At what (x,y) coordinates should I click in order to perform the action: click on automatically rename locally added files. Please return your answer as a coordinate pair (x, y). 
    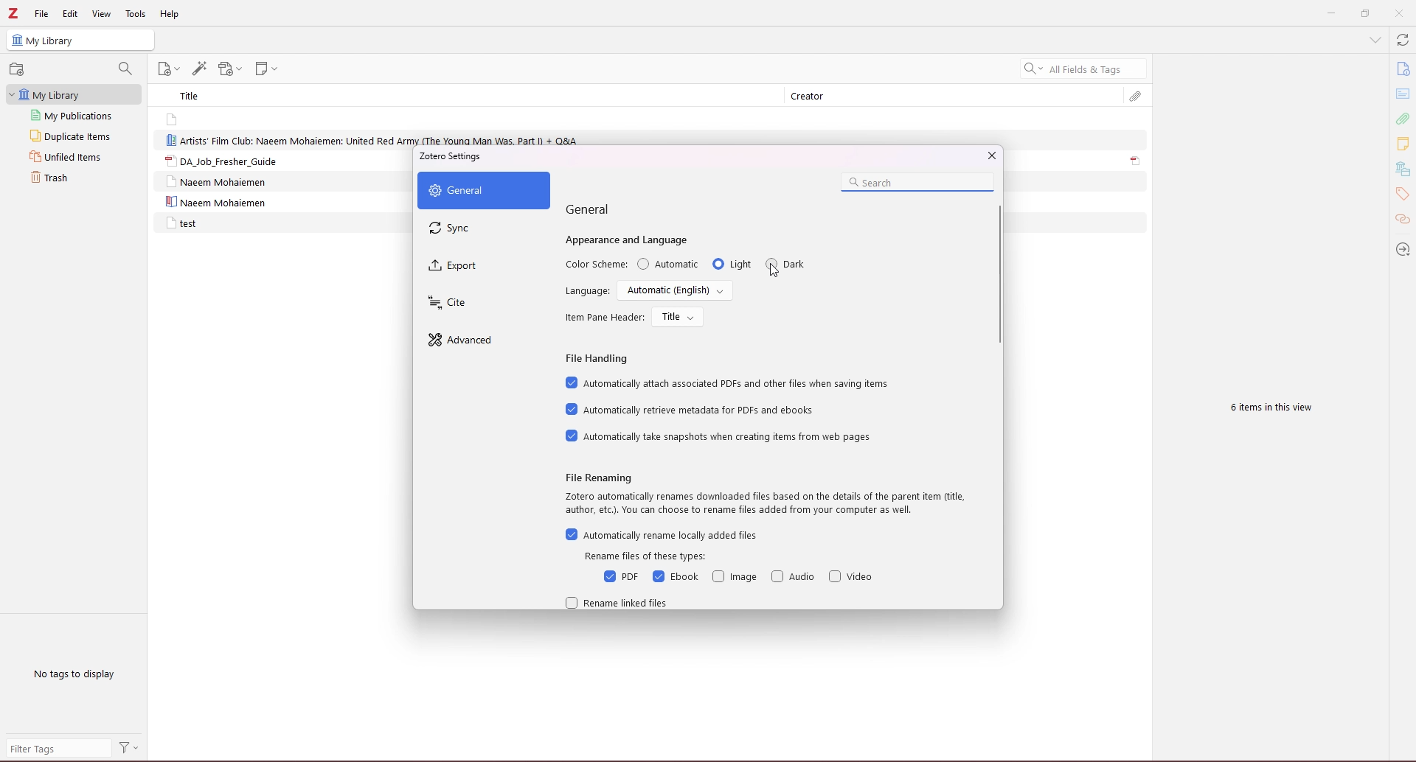
    Looking at the image, I should click on (661, 535).